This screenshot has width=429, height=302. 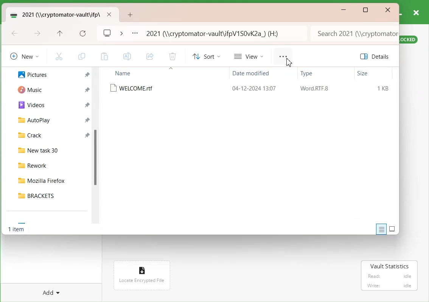 I want to click on Logo, so click(x=107, y=32).